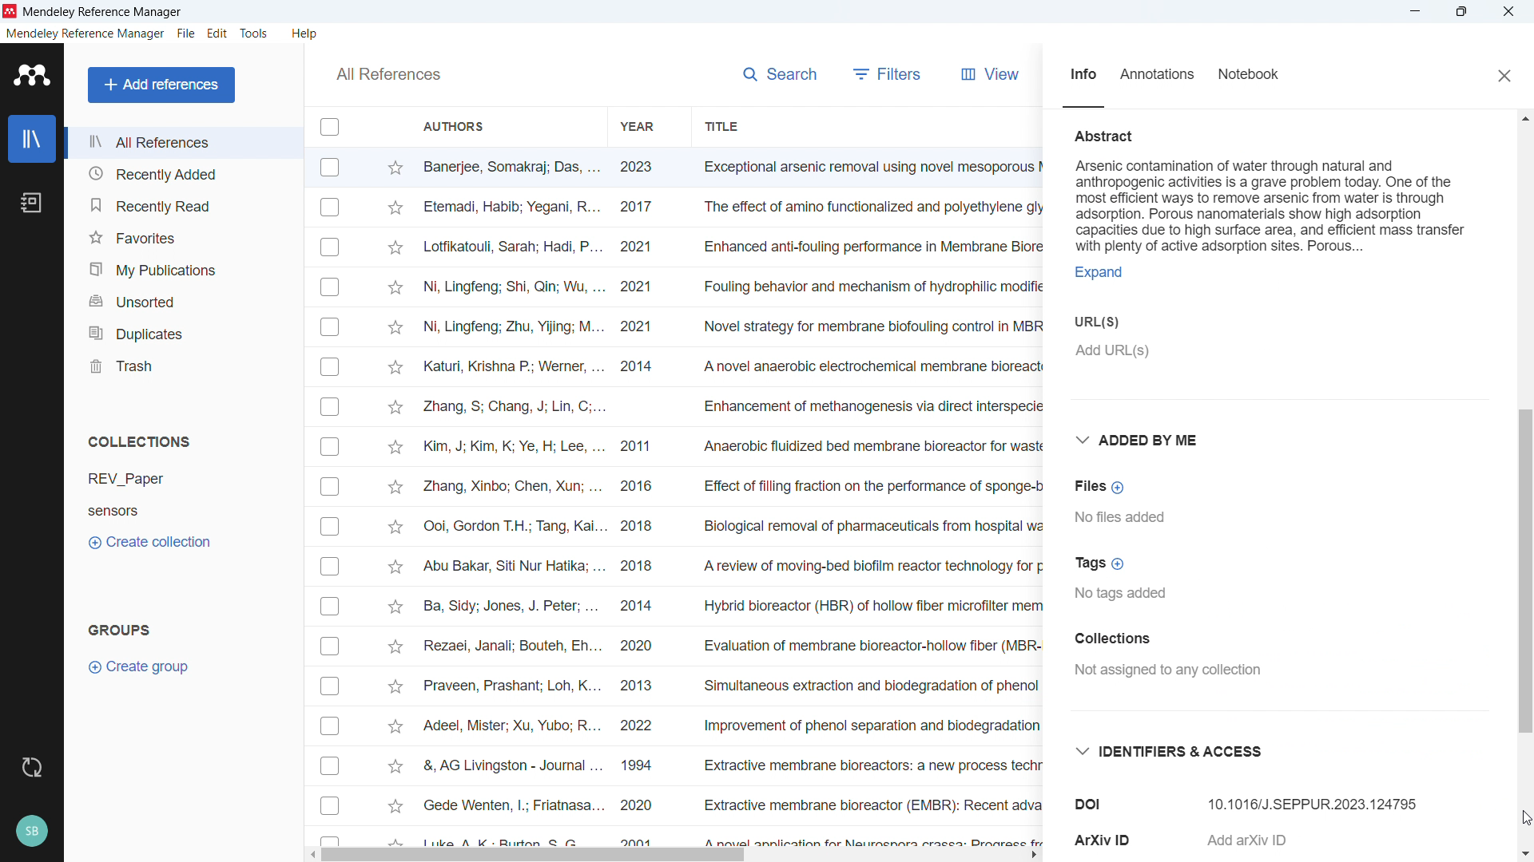 The height and width of the screenshot is (862, 1534). Describe the element at coordinates (332, 567) in the screenshot. I see `click to select individual ern` at that location.